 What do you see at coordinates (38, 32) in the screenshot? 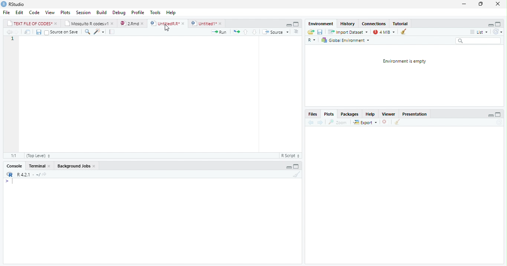
I see `save current document` at bounding box center [38, 32].